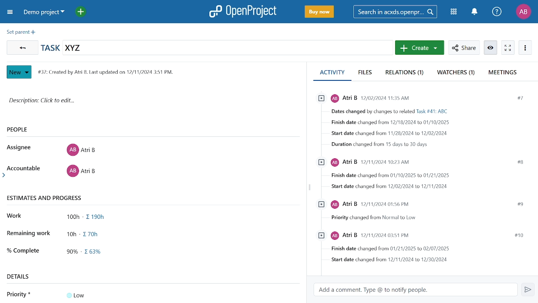 The height and width of the screenshot is (303, 538). What do you see at coordinates (83, 296) in the screenshot?
I see `Low` at bounding box center [83, 296].